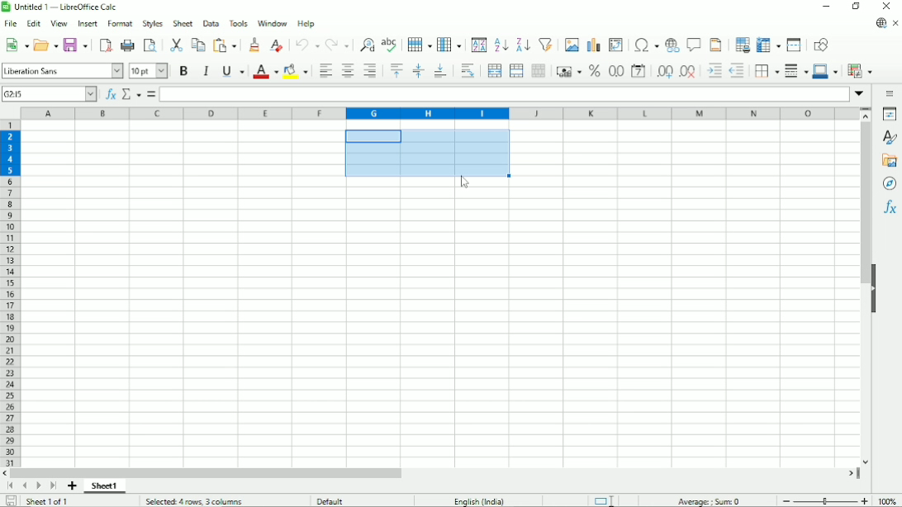 This screenshot has height=507, width=902. Describe the element at coordinates (240, 23) in the screenshot. I see `Tools` at that location.